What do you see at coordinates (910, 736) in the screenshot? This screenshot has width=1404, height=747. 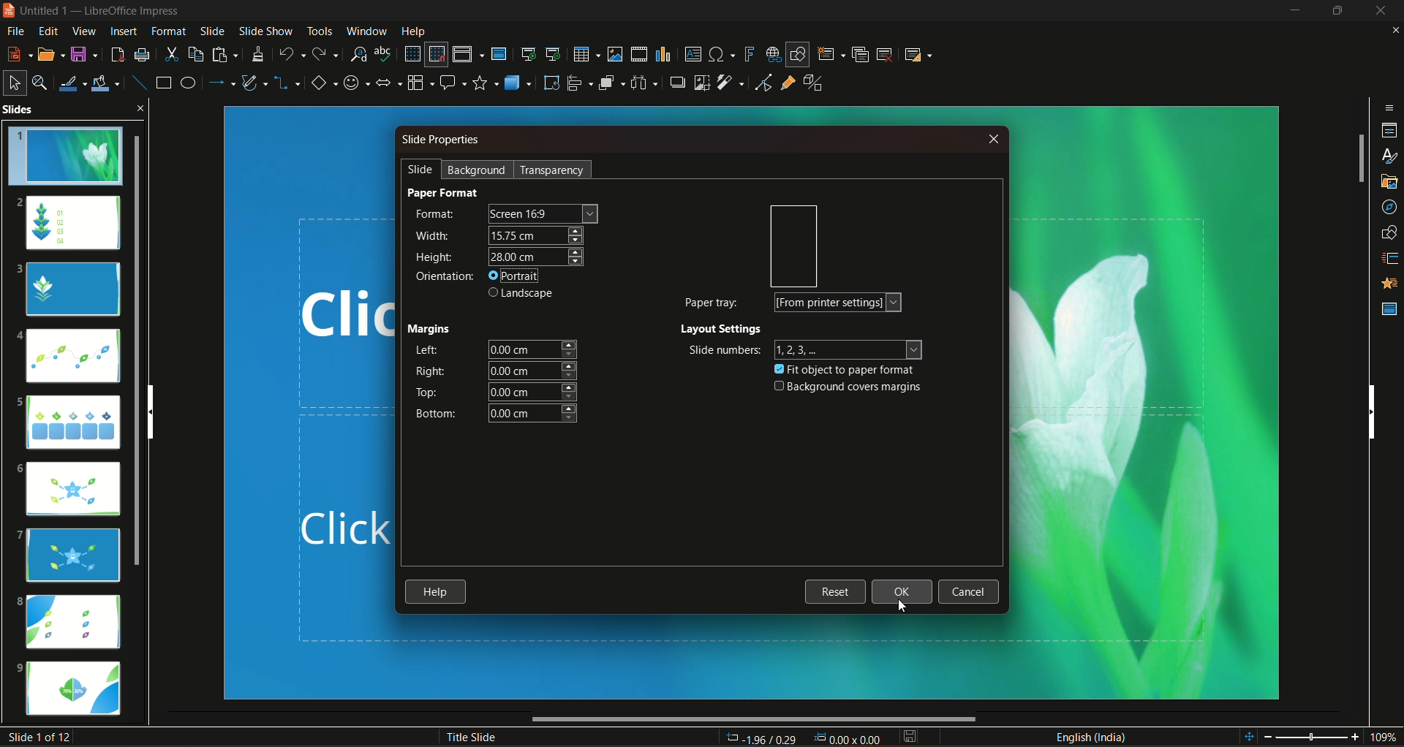 I see `save` at bounding box center [910, 736].